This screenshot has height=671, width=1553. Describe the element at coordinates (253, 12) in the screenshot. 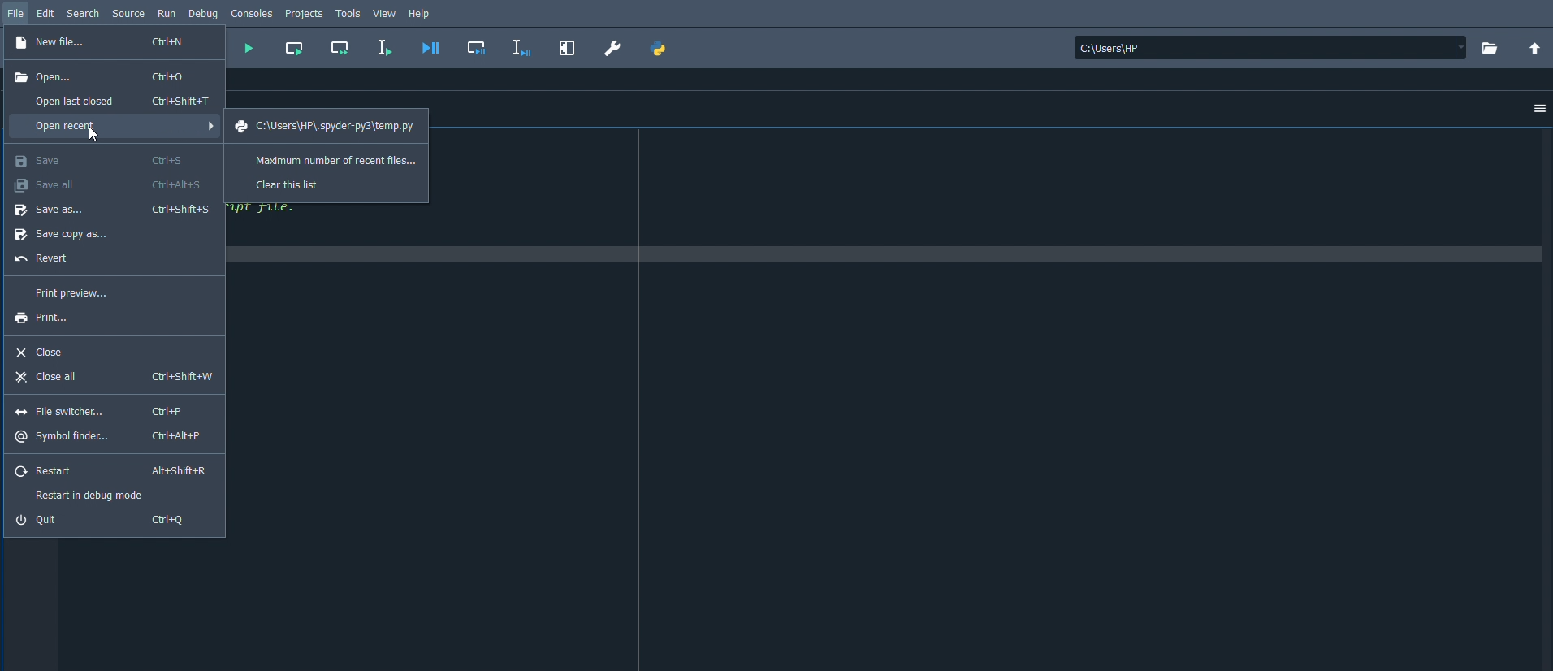

I see `Consoles` at that location.